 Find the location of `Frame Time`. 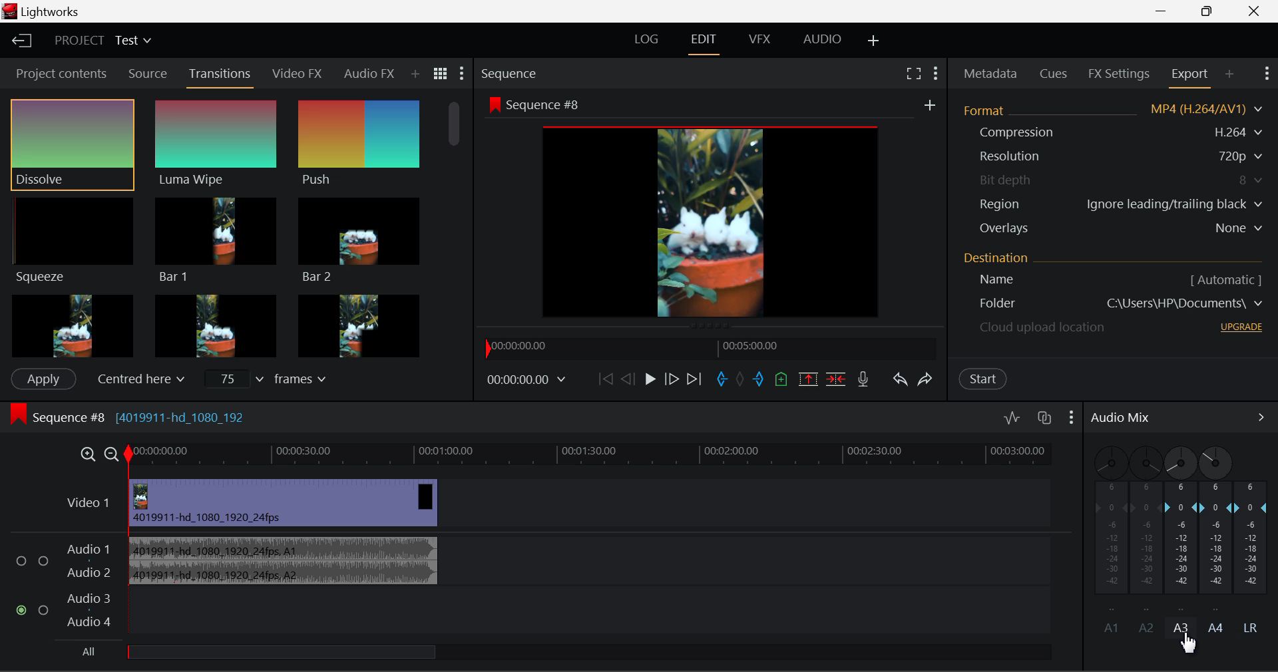

Frame Time is located at coordinates (529, 380).